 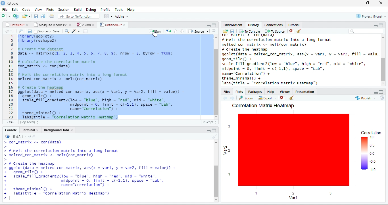 What do you see at coordinates (105, 9) in the screenshot?
I see `profile` at bounding box center [105, 9].